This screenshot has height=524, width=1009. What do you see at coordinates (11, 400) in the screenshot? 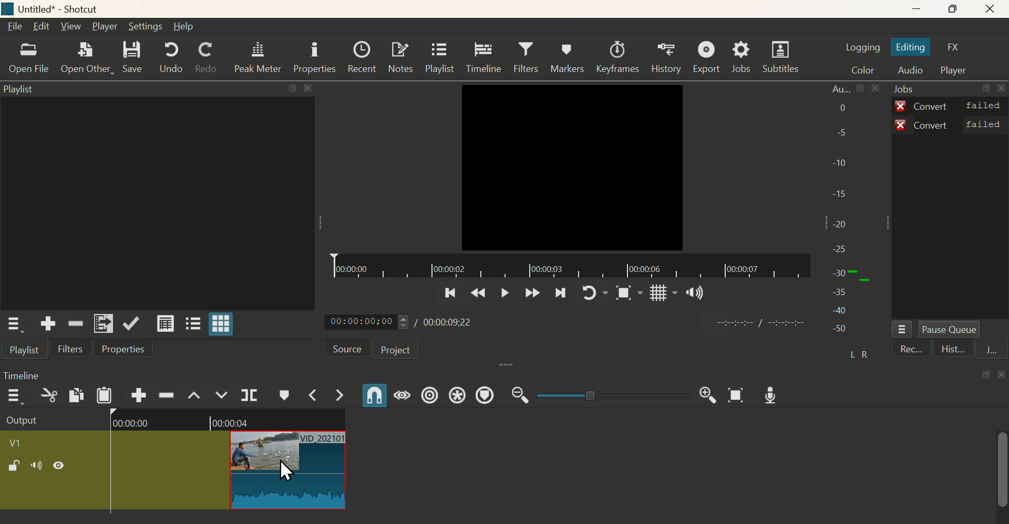
I see `more options` at bounding box center [11, 400].